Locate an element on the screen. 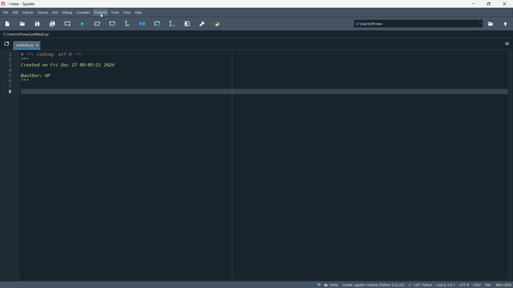  app icon is located at coordinates (3, 4).